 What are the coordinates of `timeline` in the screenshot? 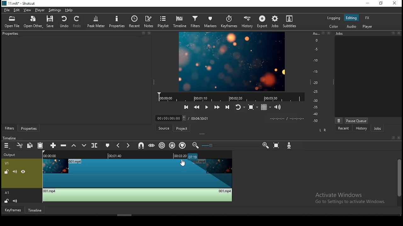 It's located at (181, 22).